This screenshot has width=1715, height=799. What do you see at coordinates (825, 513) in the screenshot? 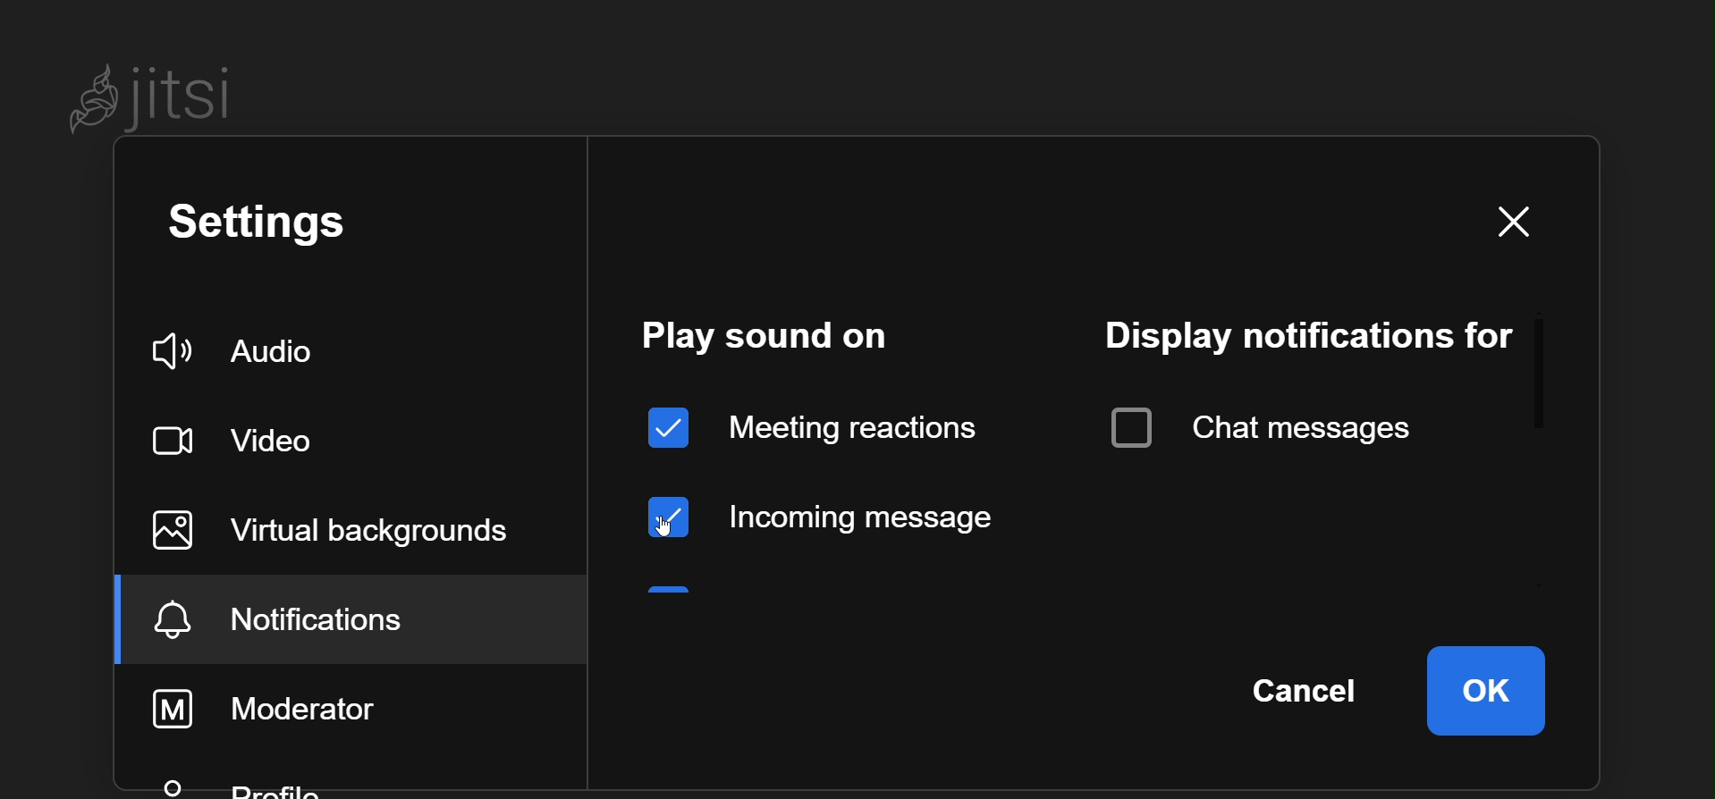
I see `enabled incoming message` at bounding box center [825, 513].